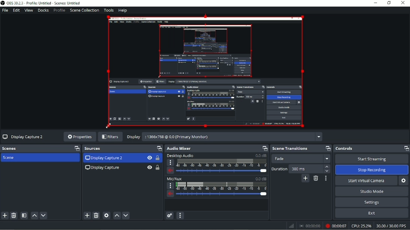 The height and width of the screenshot is (230, 410). What do you see at coordinates (403, 3) in the screenshot?
I see `Close` at bounding box center [403, 3].